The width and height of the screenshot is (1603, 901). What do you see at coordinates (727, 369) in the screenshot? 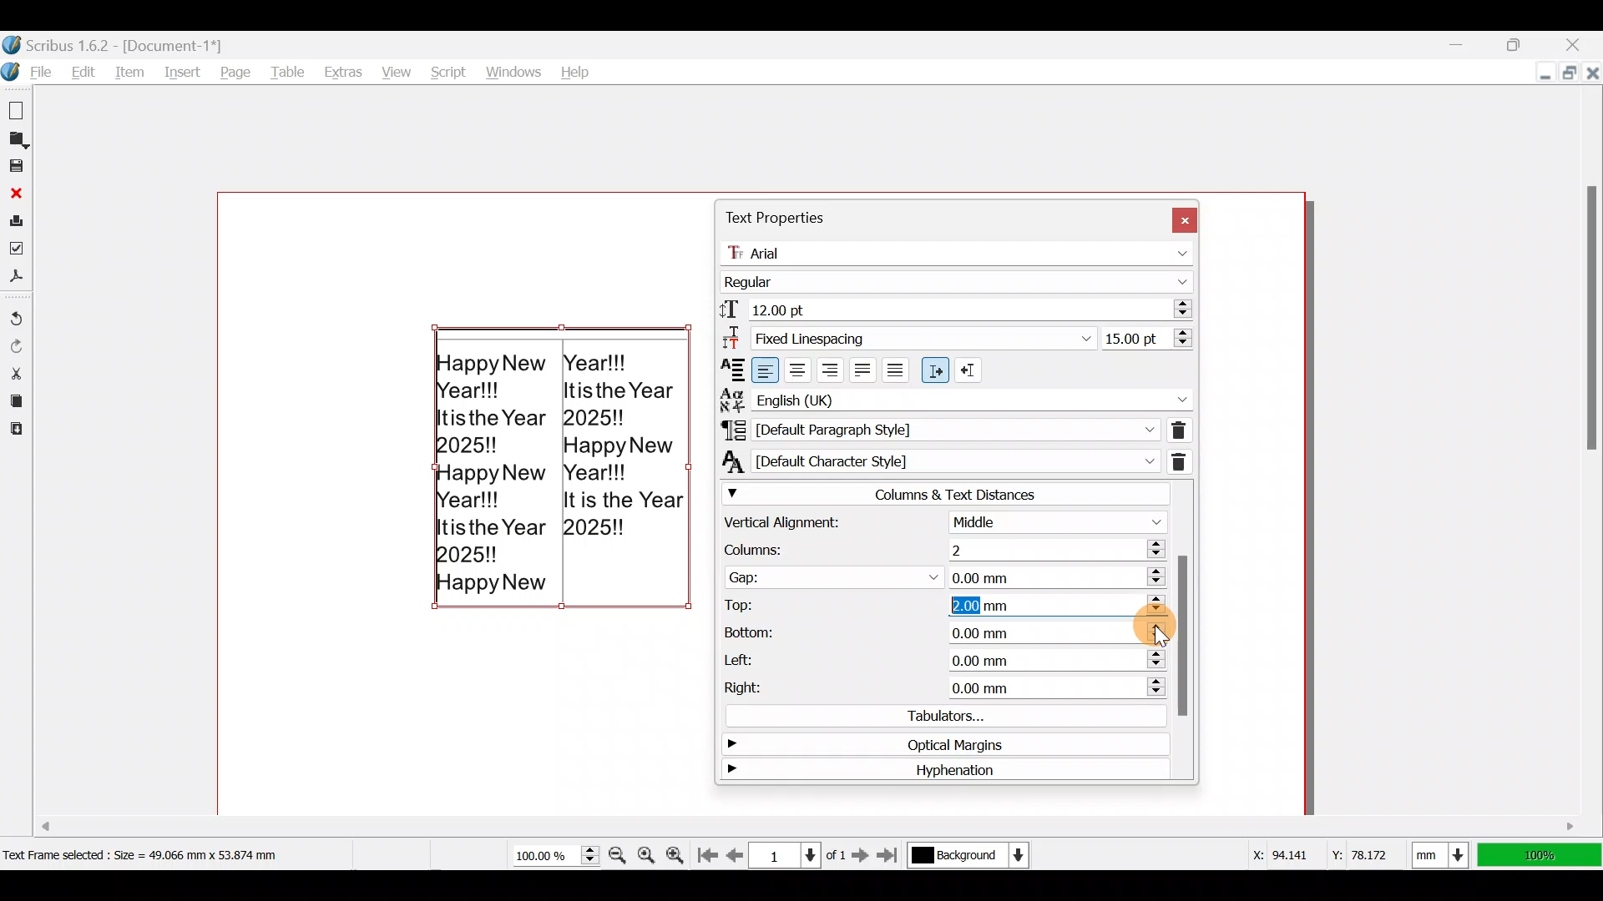
I see `Text Alignment` at bounding box center [727, 369].